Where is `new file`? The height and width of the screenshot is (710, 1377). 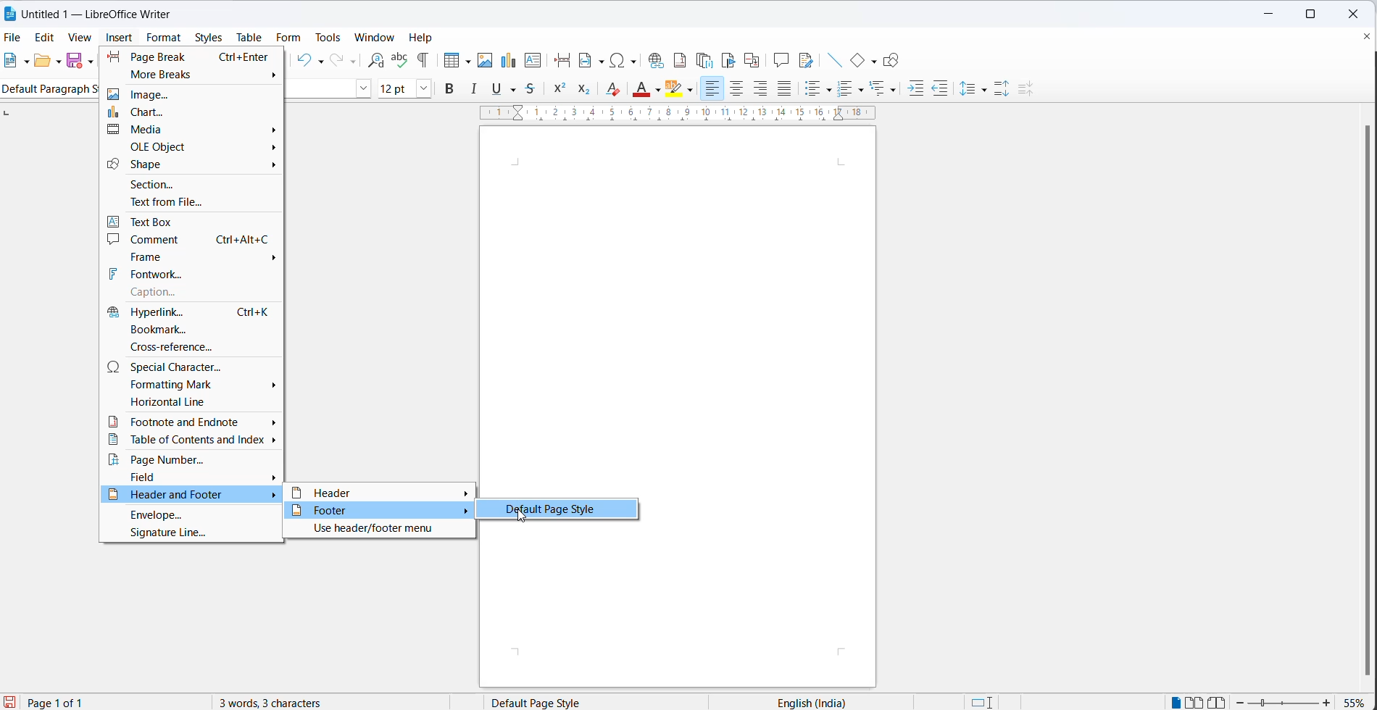 new file is located at coordinates (11, 62).